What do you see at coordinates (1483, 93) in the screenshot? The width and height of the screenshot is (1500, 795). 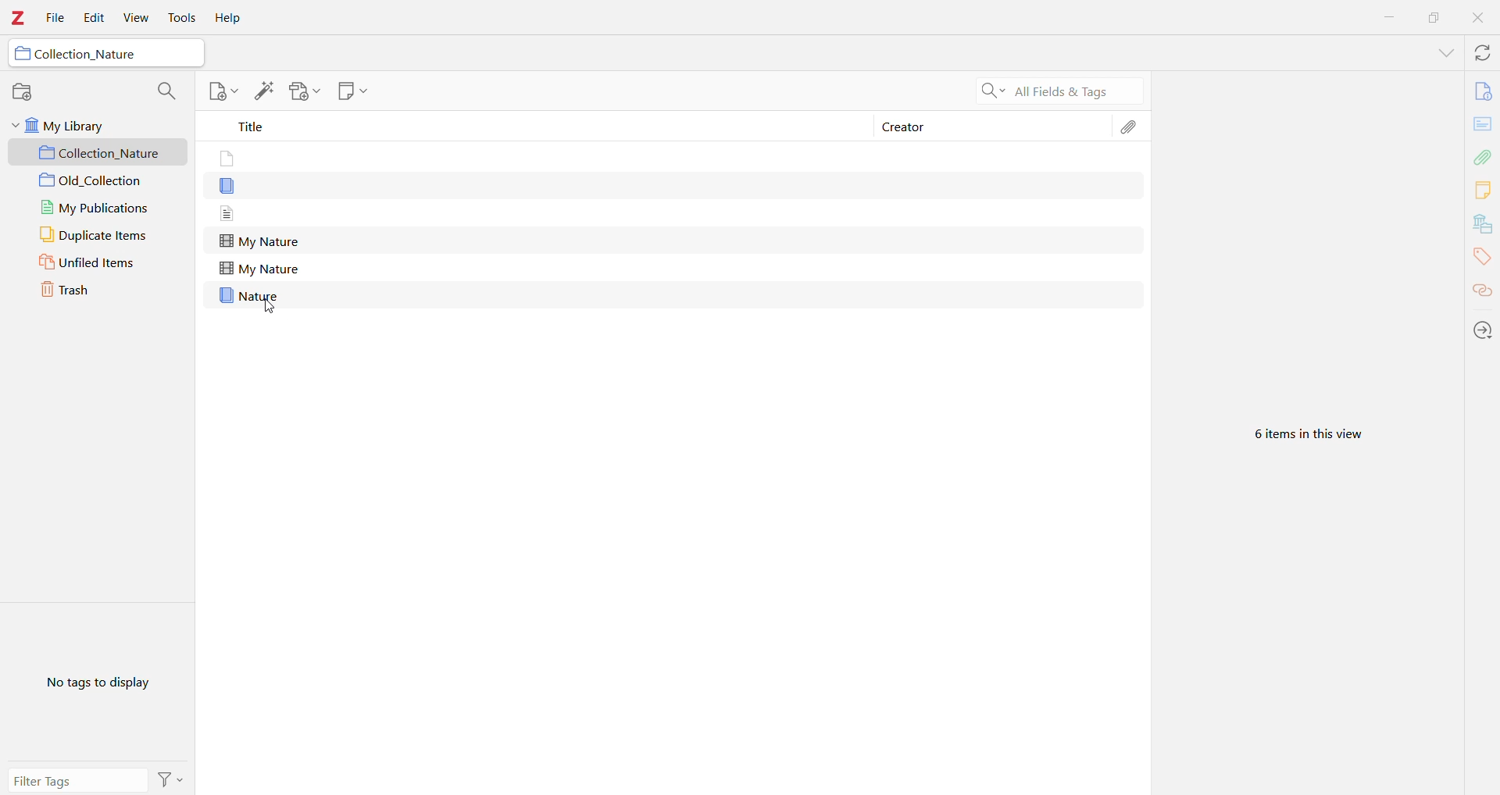 I see `Info` at bounding box center [1483, 93].